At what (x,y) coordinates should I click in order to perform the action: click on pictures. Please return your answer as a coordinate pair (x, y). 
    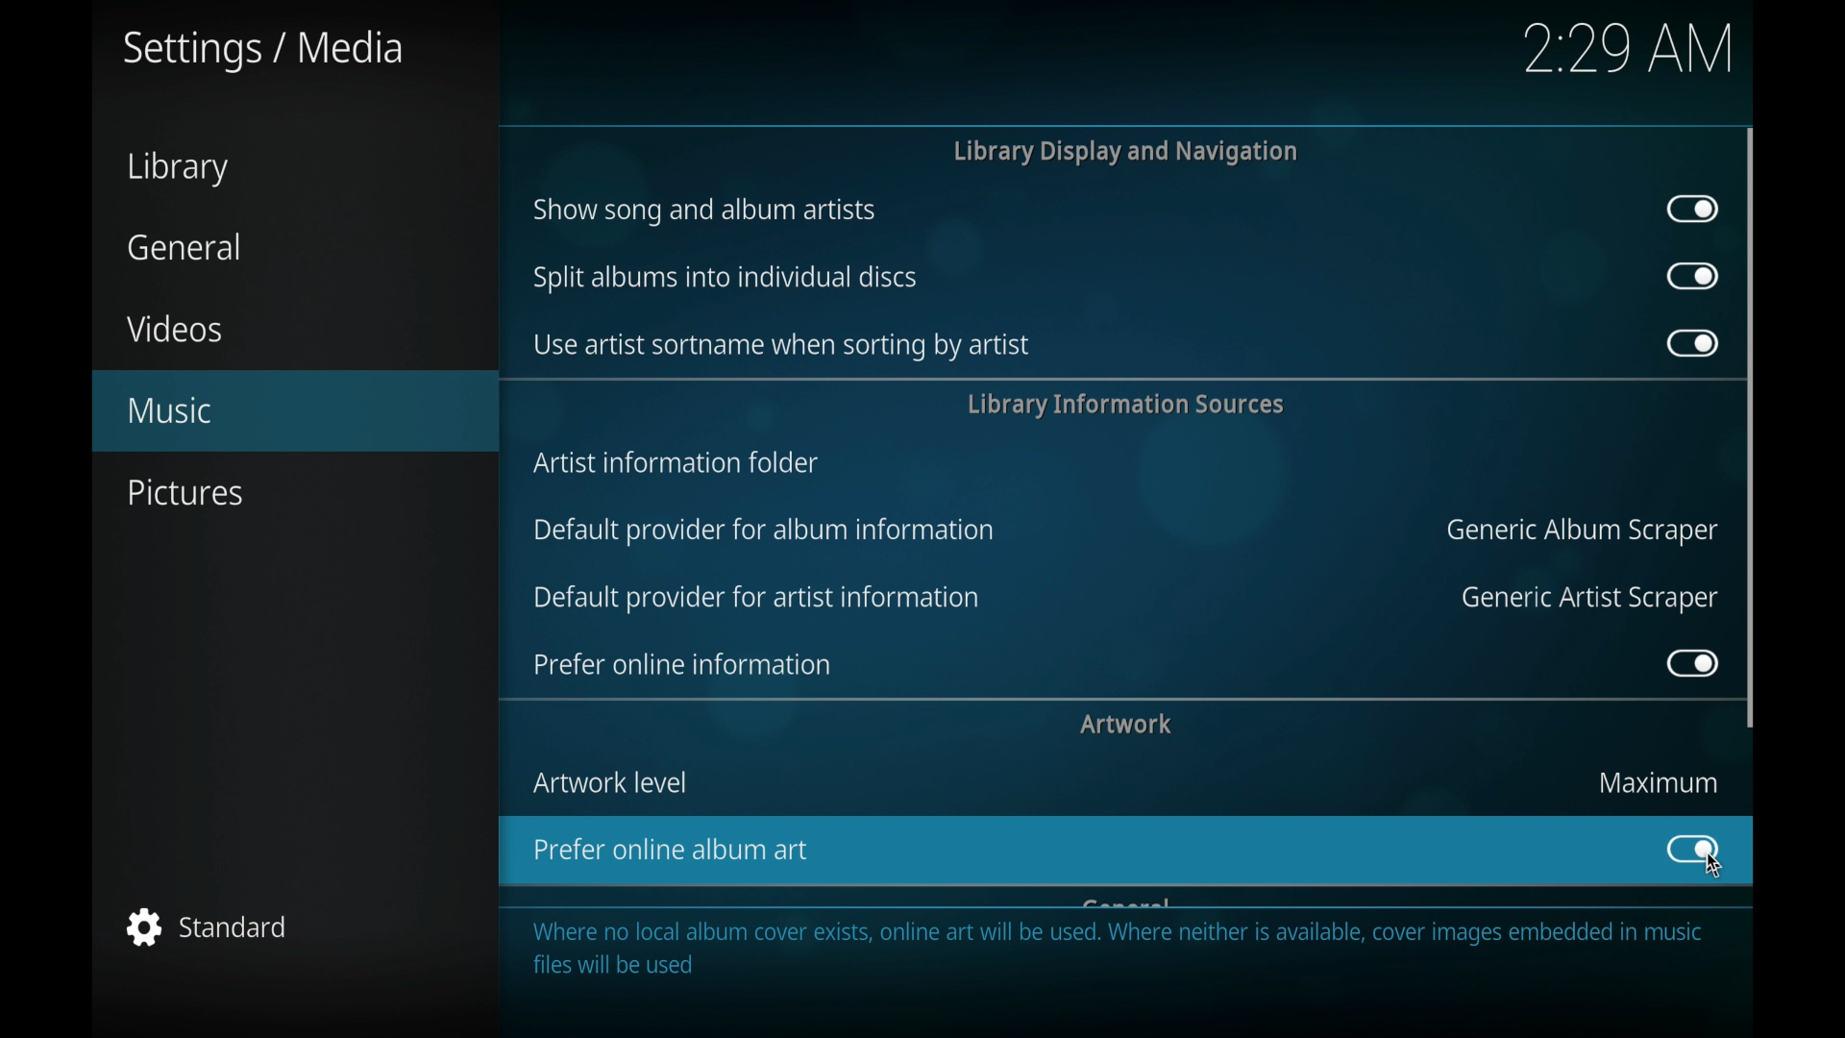
    Looking at the image, I should click on (184, 492).